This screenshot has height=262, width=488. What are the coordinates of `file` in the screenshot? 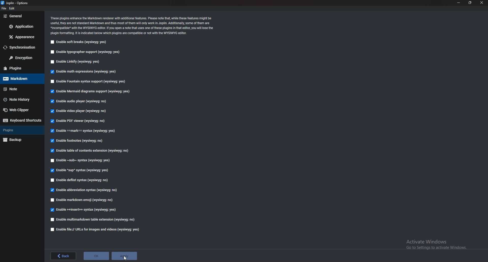 It's located at (4, 8).